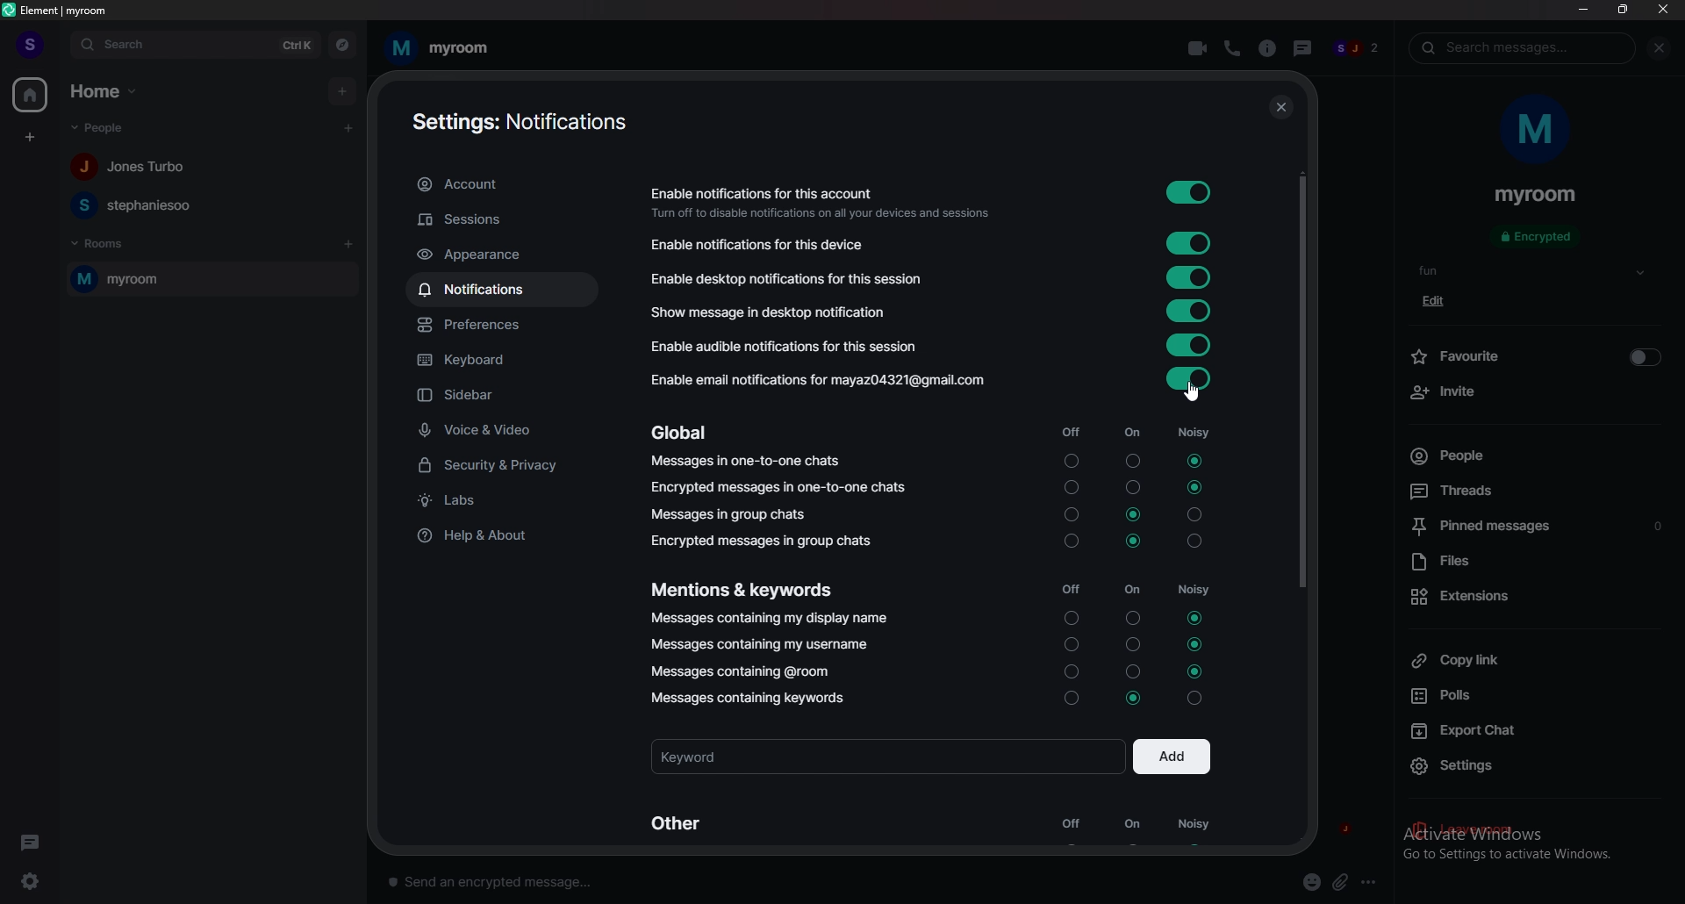  Describe the element at coordinates (349, 244) in the screenshot. I see `add room` at that location.